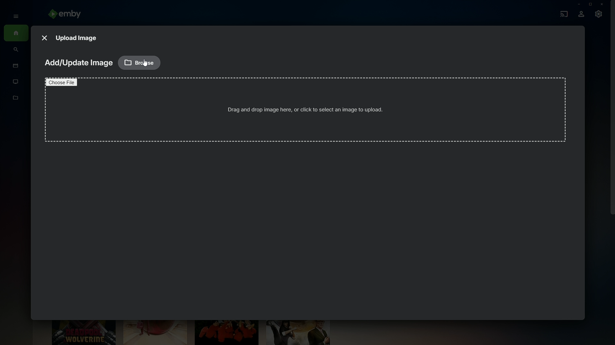 This screenshot has width=615, height=345. What do you see at coordinates (603, 4) in the screenshot?
I see `Close` at bounding box center [603, 4].